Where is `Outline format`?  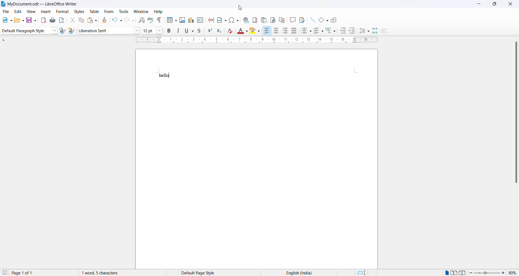 Outline format is located at coordinates (331, 31).